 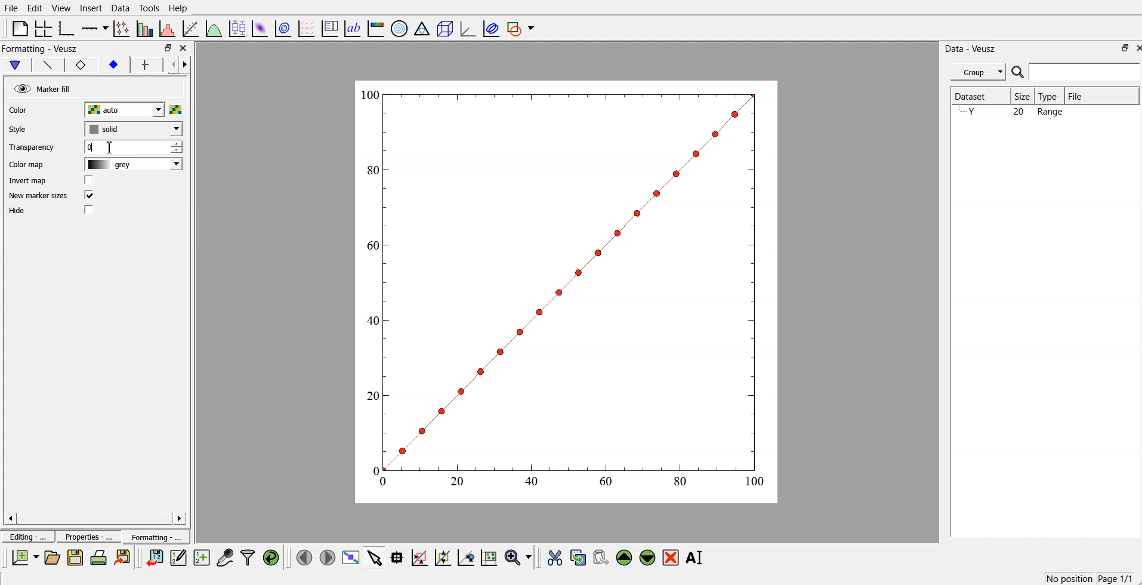 What do you see at coordinates (125, 558) in the screenshot?
I see `Export to graphics format` at bounding box center [125, 558].